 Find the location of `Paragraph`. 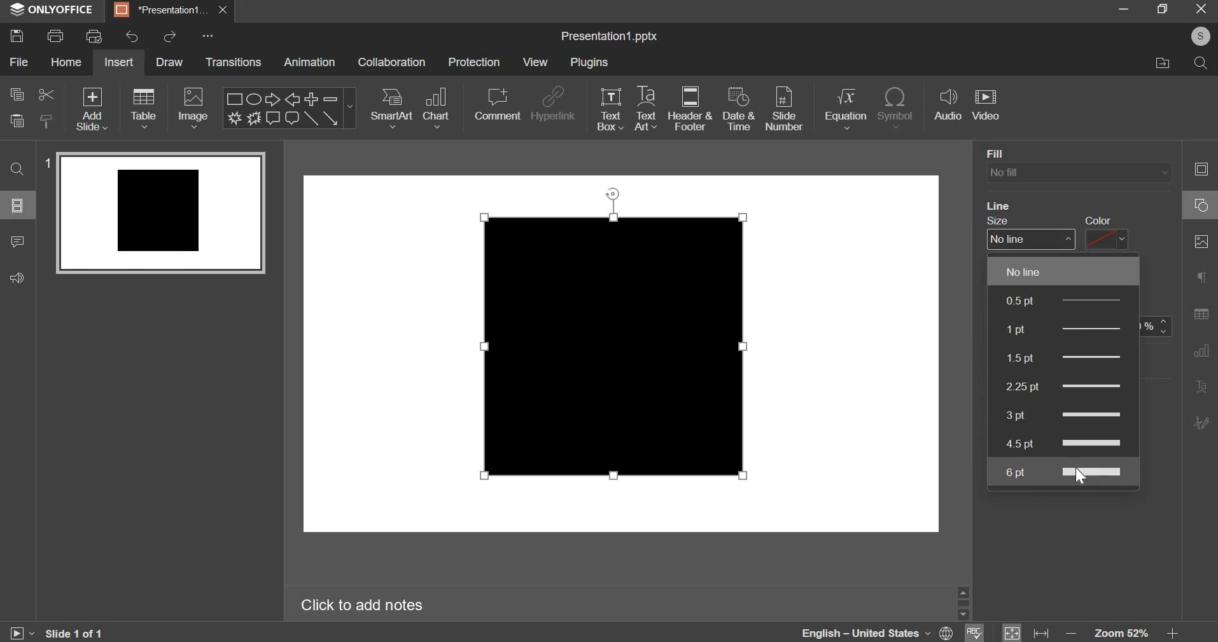

Paragraph is located at coordinates (1202, 386).